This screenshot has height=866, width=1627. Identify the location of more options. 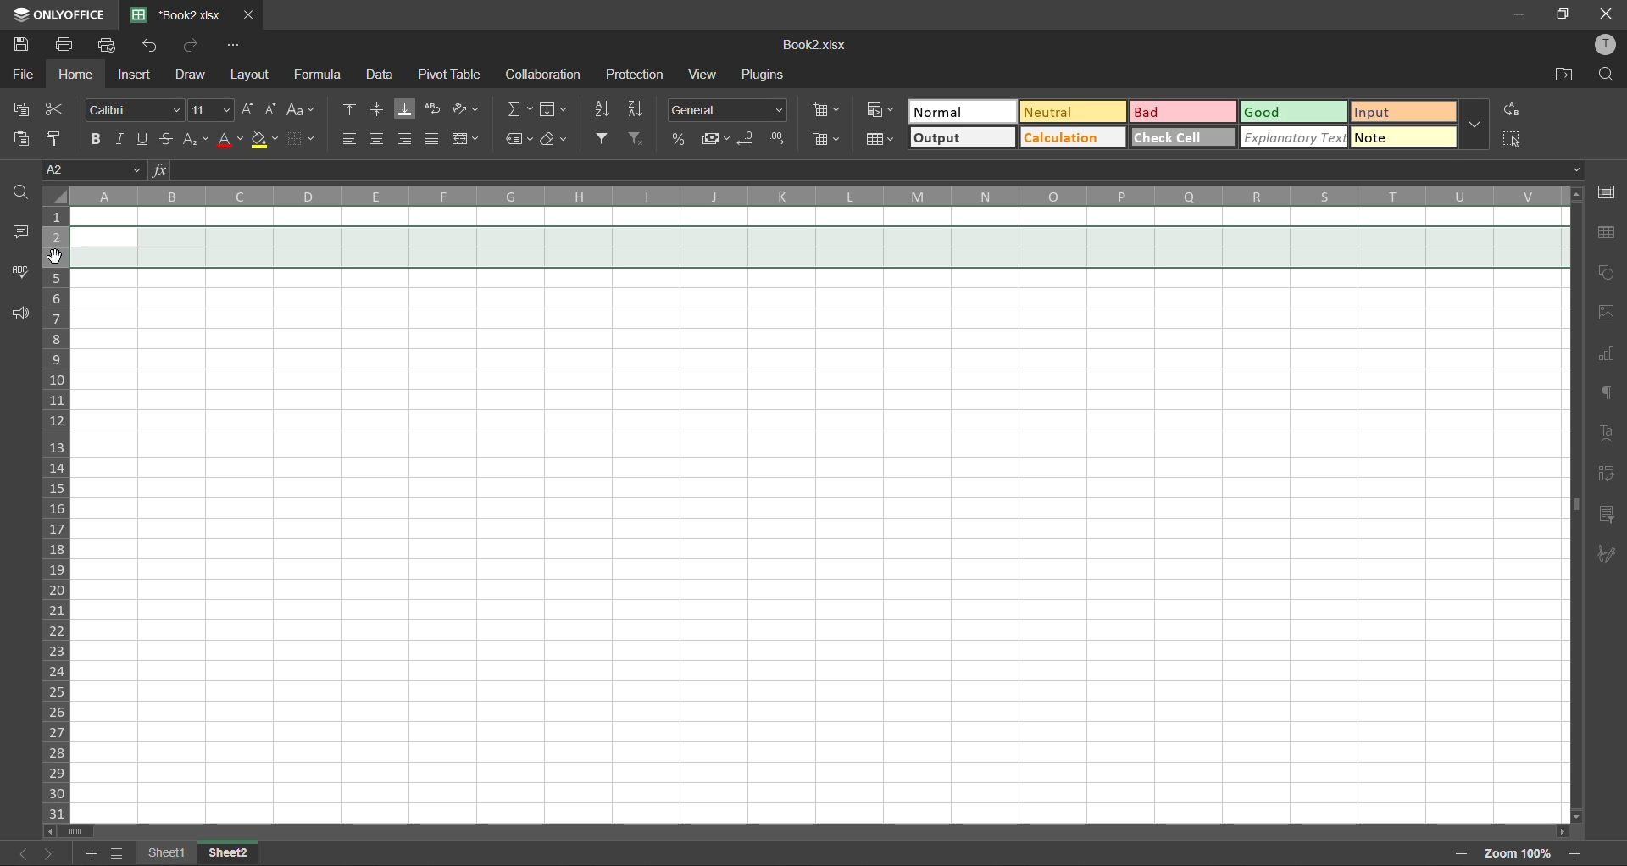
(1472, 125).